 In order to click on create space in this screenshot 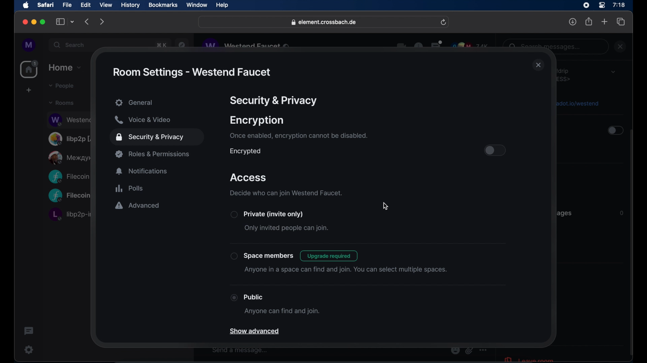, I will do `click(29, 90)`.